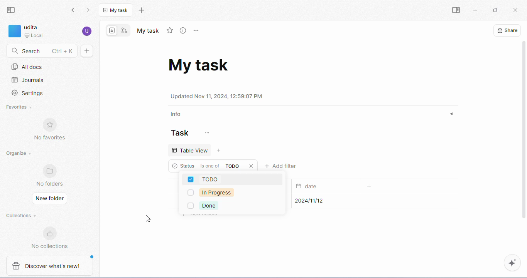  What do you see at coordinates (209, 166) in the screenshot?
I see `criteria` at bounding box center [209, 166].